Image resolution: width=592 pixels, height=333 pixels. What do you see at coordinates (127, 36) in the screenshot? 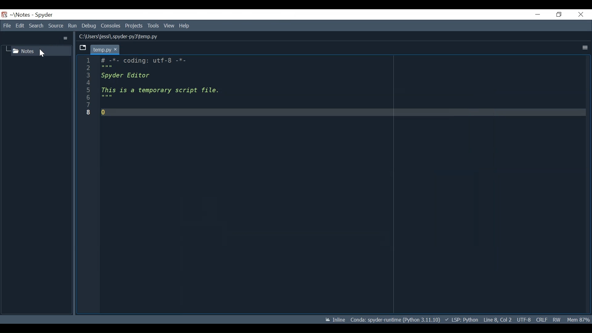
I see `Lliusersyjessi\.spyaer-pys\temp.py` at bounding box center [127, 36].